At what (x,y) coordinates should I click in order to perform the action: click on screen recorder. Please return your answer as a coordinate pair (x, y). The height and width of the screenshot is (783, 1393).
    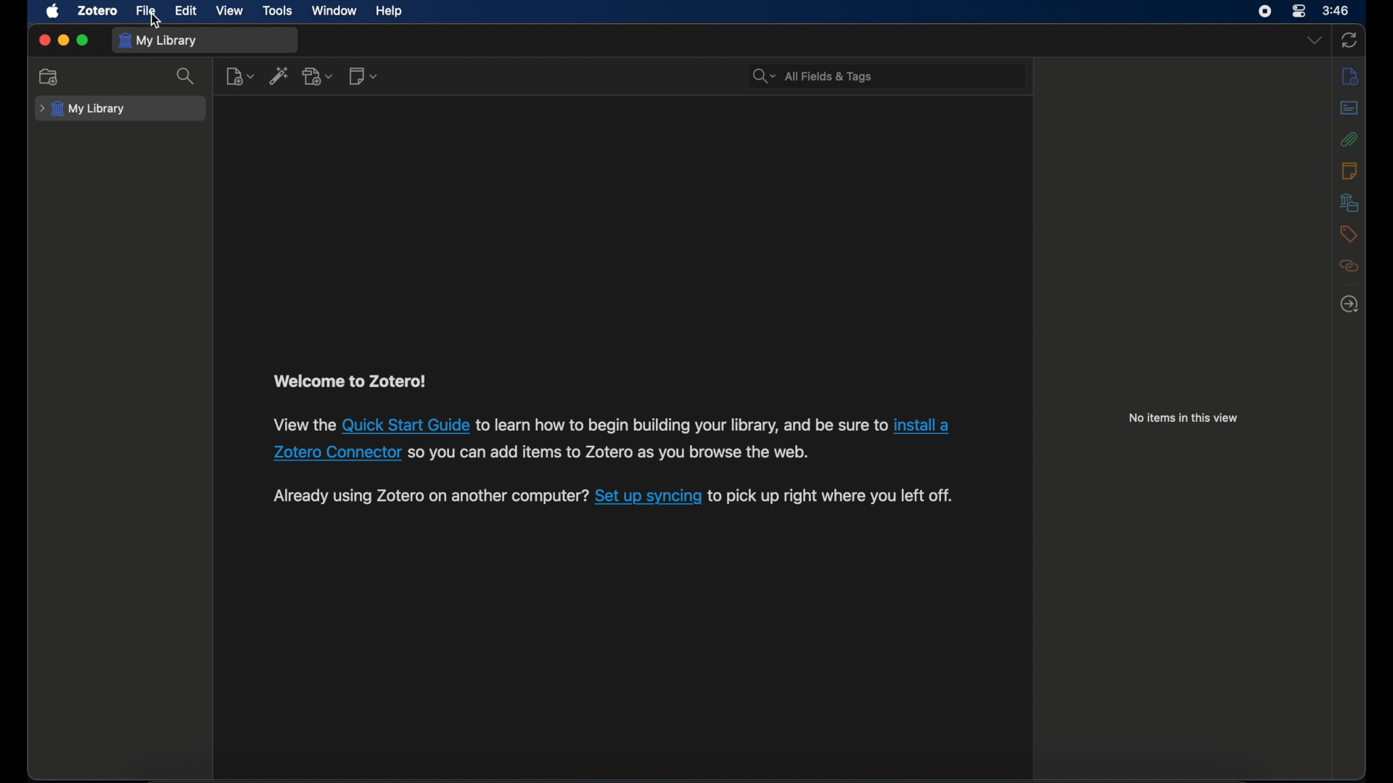
    Looking at the image, I should click on (1265, 11).